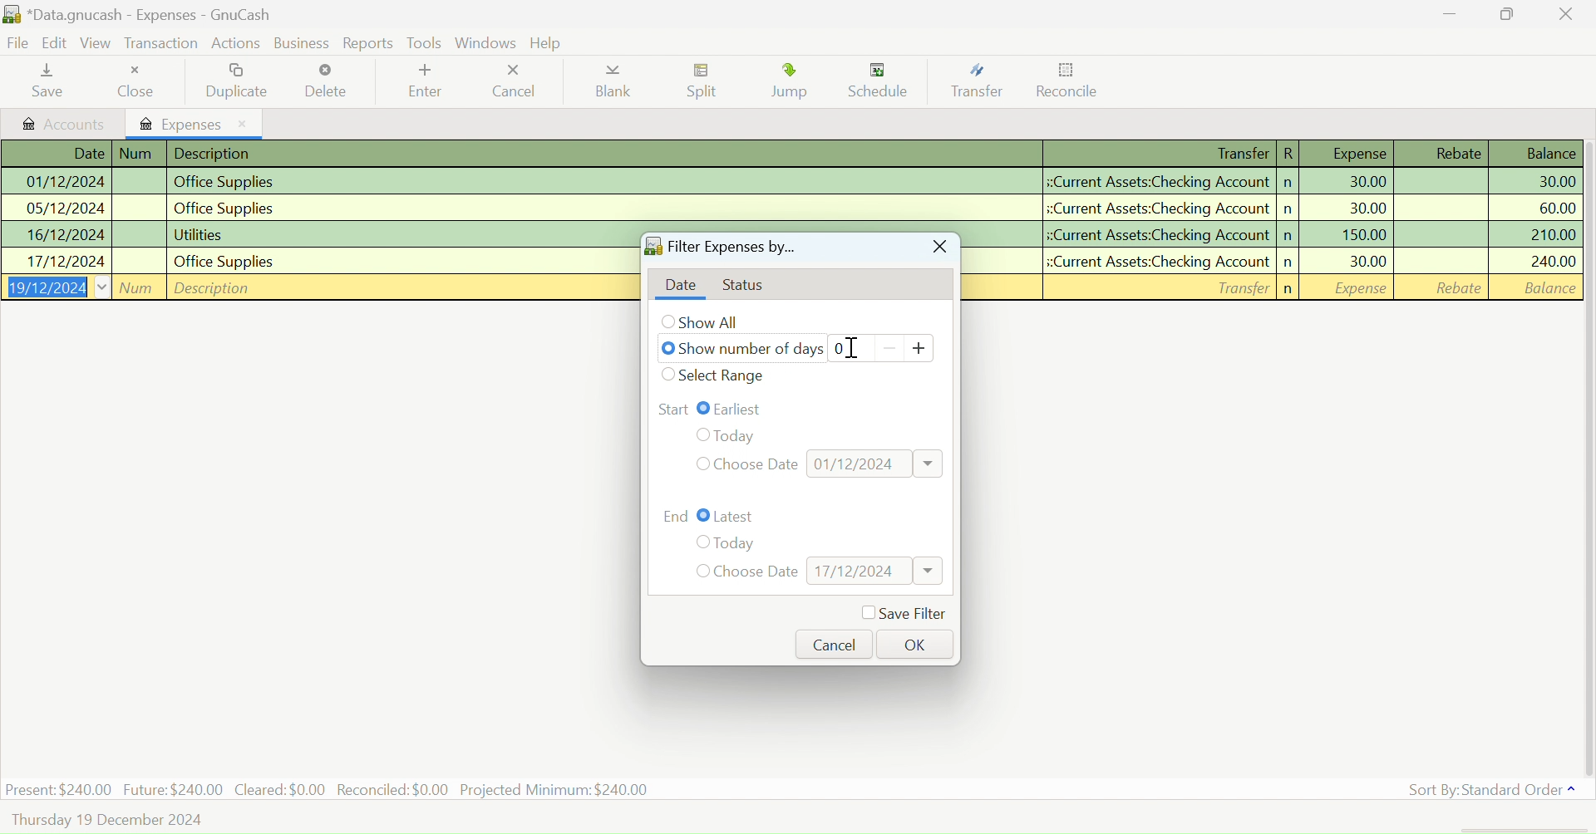 Image resolution: width=1596 pixels, height=834 pixels. Describe the element at coordinates (240, 81) in the screenshot. I see `Duplicate` at that location.